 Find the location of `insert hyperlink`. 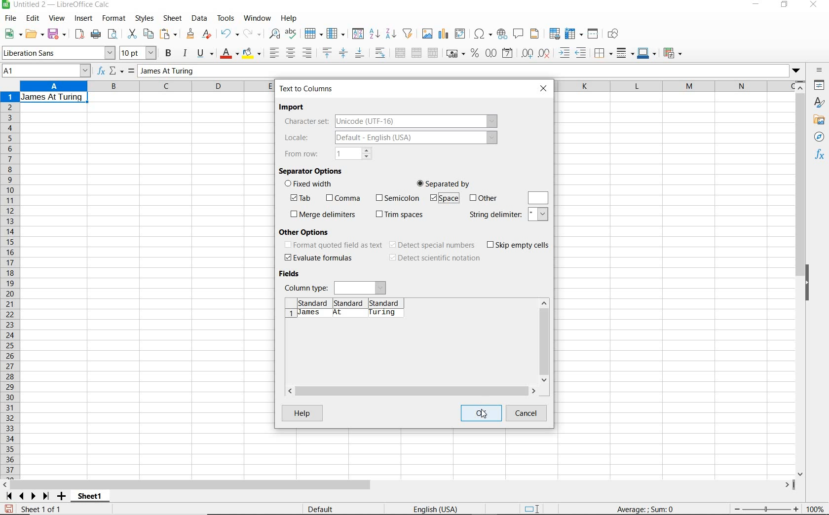

insert hyperlink is located at coordinates (502, 35).